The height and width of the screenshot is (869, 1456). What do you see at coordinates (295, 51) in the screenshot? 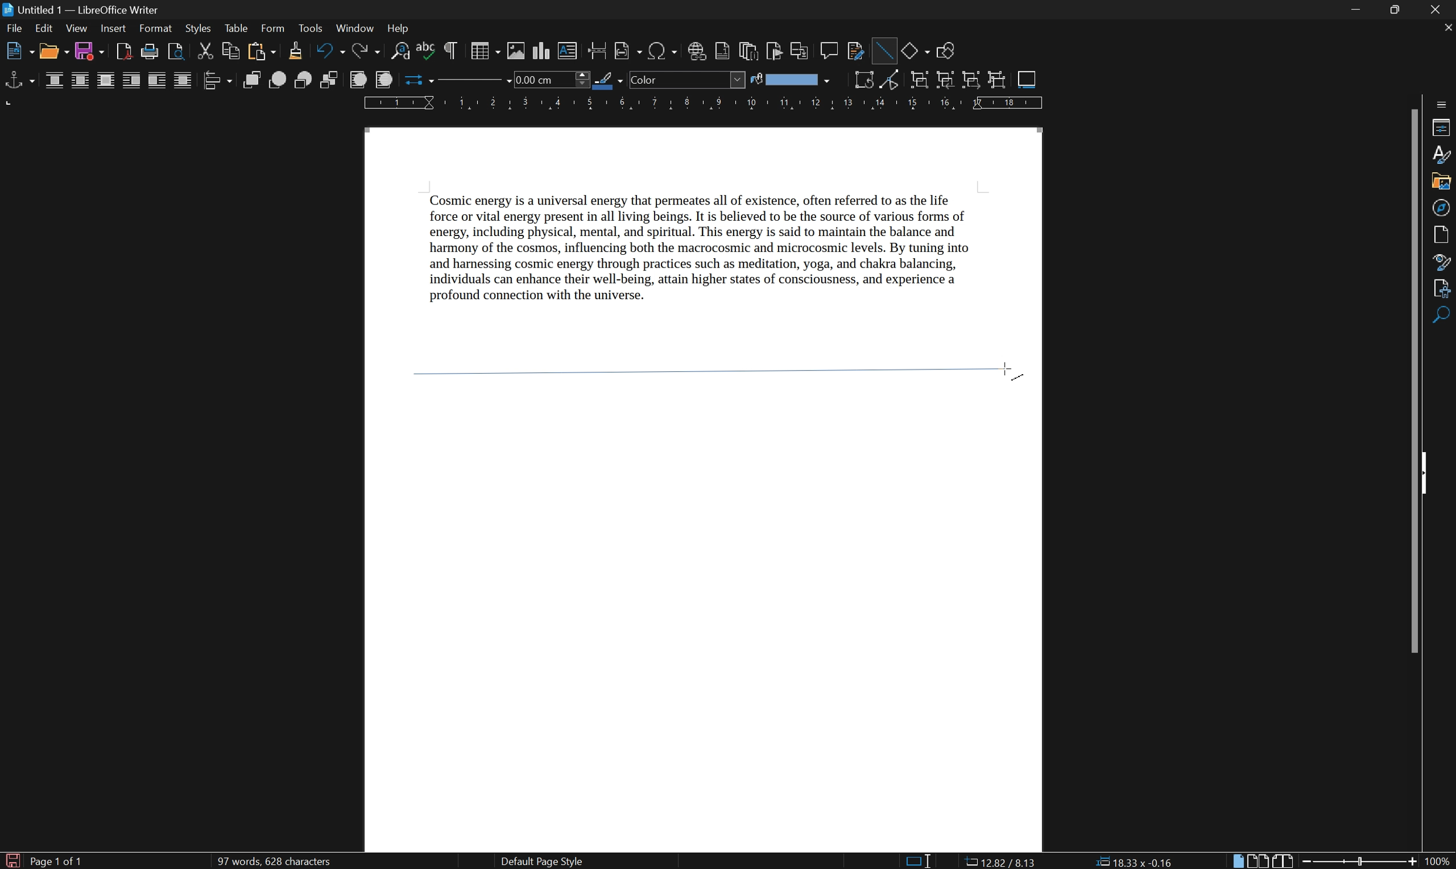
I see `clone formatting` at bounding box center [295, 51].